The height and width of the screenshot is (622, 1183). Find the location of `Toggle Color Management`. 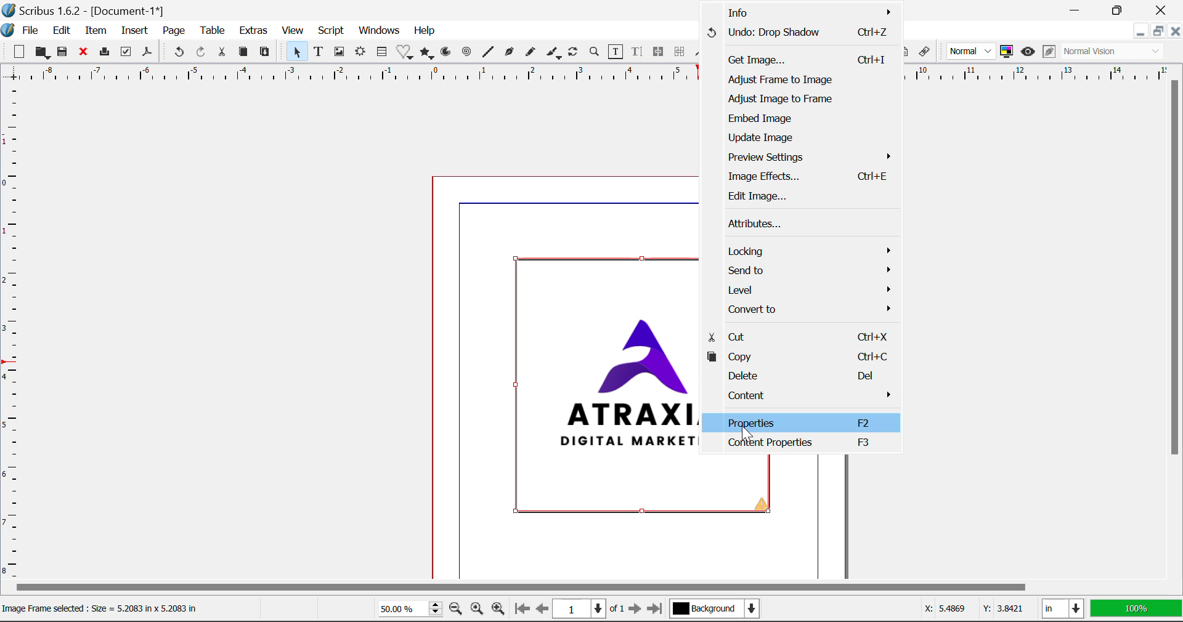

Toggle Color Management is located at coordinates (1006, 52).